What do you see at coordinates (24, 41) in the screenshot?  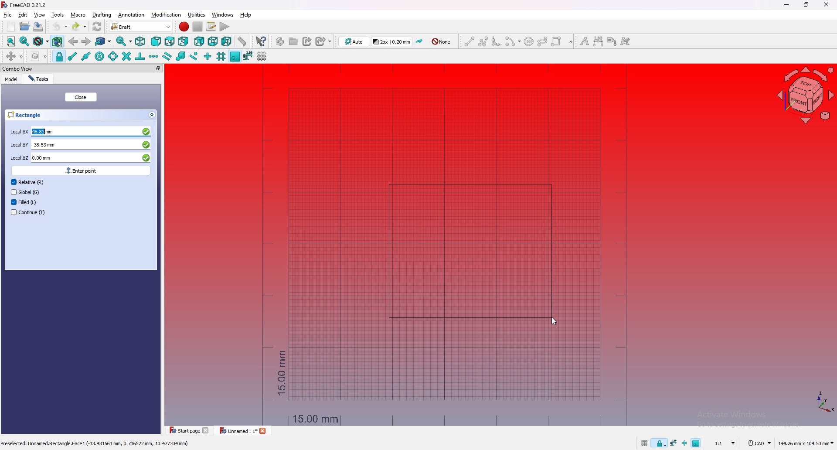 I see `fit all selection` at bounding box center [24, 41].